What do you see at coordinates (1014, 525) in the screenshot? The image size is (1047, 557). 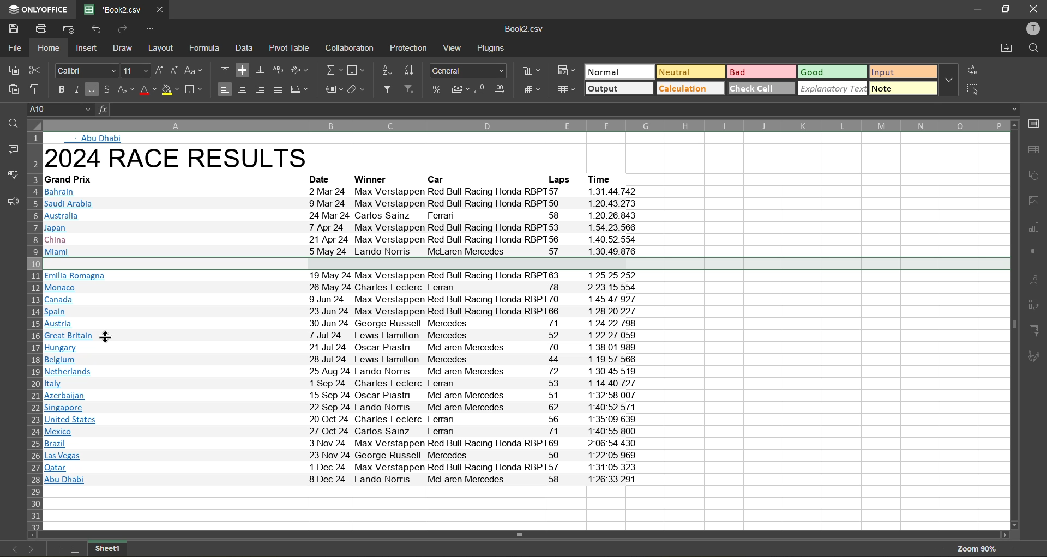 I see `move down` at bounding box center [1014, 525].